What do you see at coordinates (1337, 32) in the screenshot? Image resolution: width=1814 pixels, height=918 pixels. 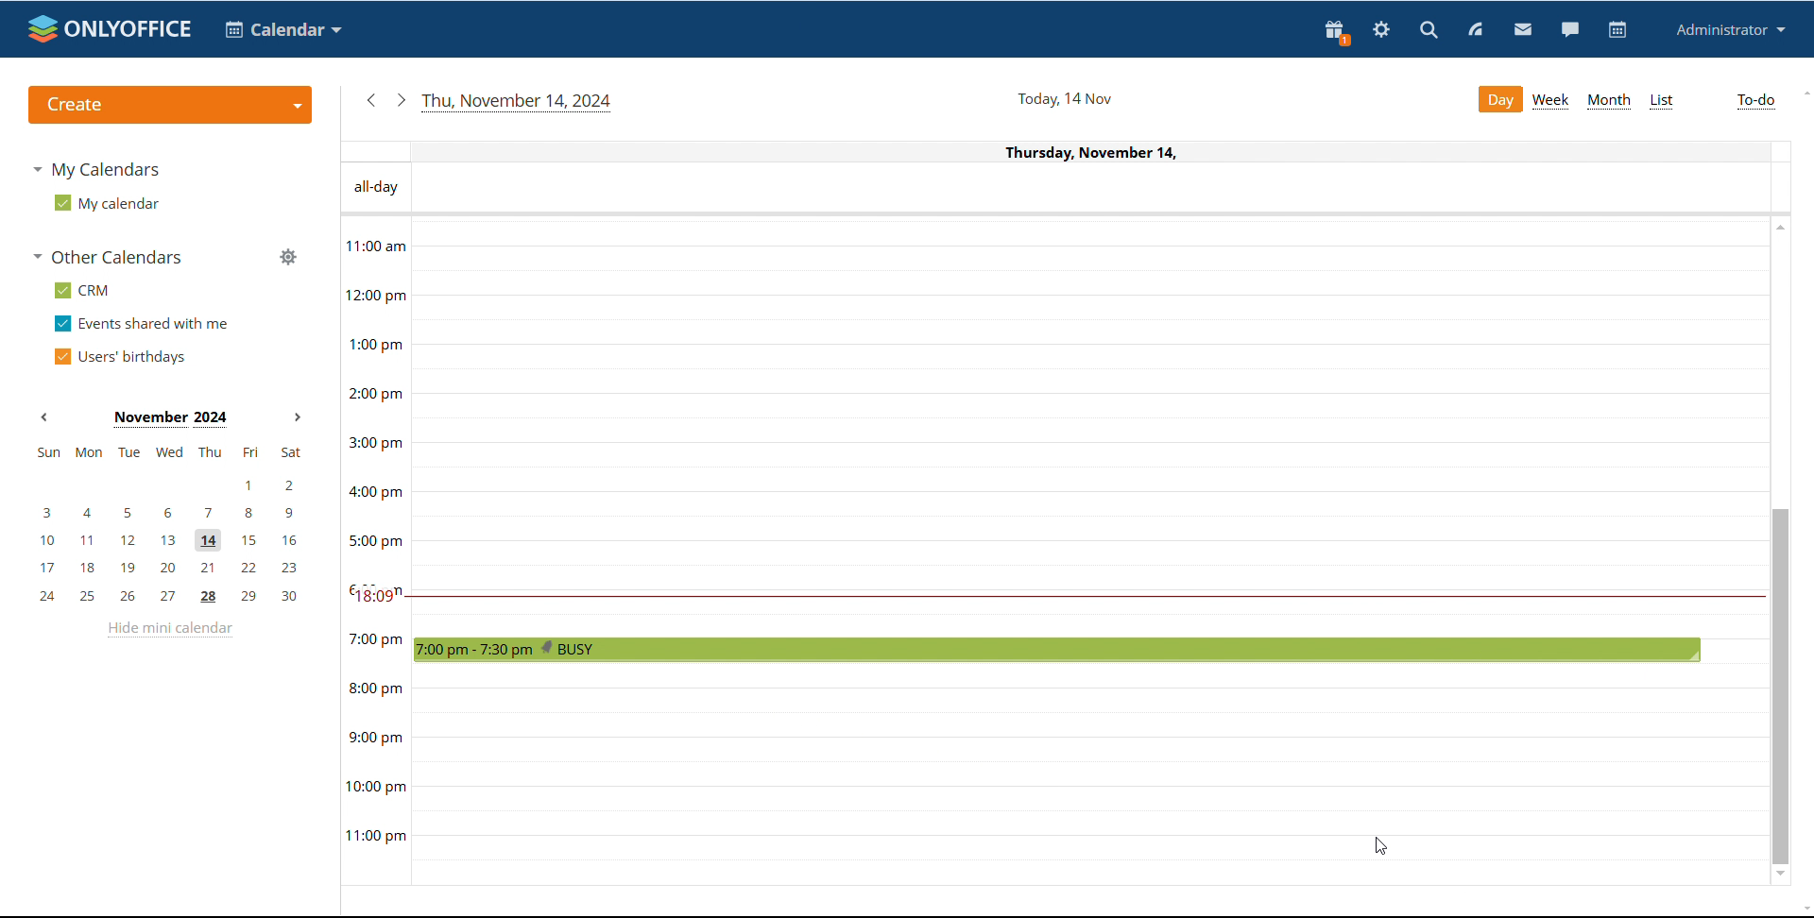 I see `present` at bounding box center [1337, 32].